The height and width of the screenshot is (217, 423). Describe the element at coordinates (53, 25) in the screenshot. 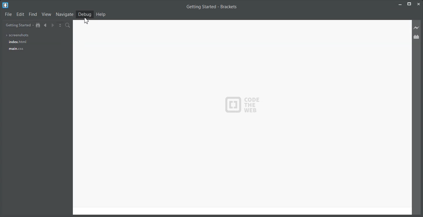

I see `Navigate Forward` at that location.